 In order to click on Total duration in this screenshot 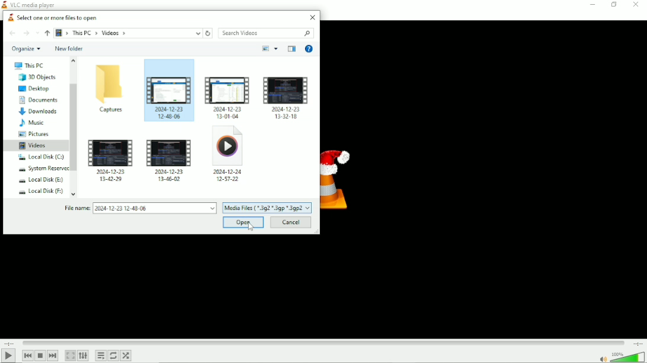, I will do `click(638, 343)`.